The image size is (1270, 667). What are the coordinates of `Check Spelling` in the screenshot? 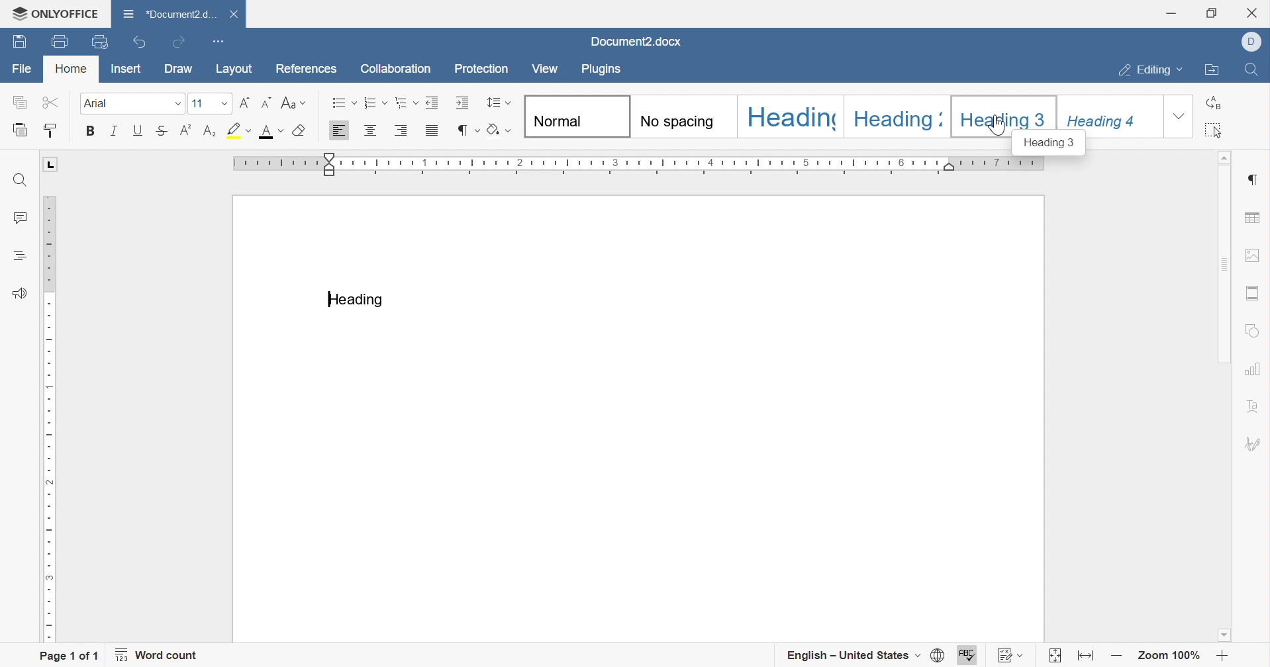 It's located at (969, 654).